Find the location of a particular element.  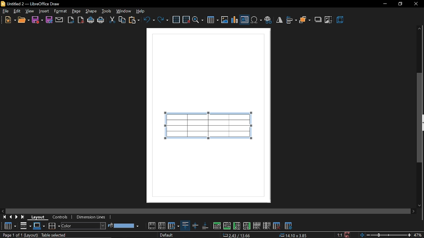

insert text is located at coordinates (245, 19).